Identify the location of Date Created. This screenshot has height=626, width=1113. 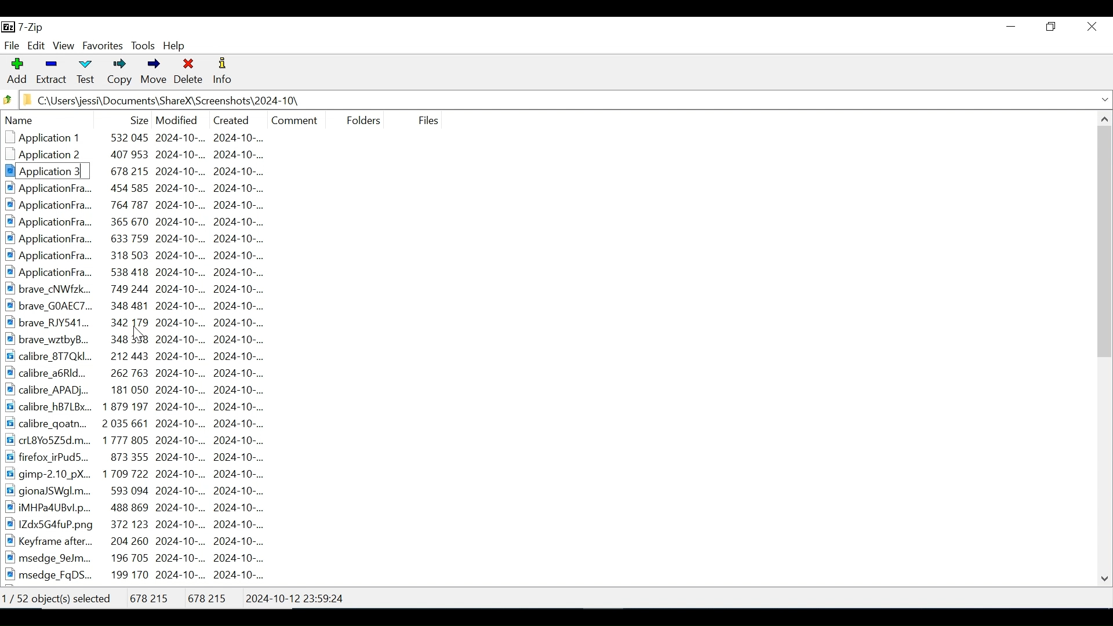
(230, 118).